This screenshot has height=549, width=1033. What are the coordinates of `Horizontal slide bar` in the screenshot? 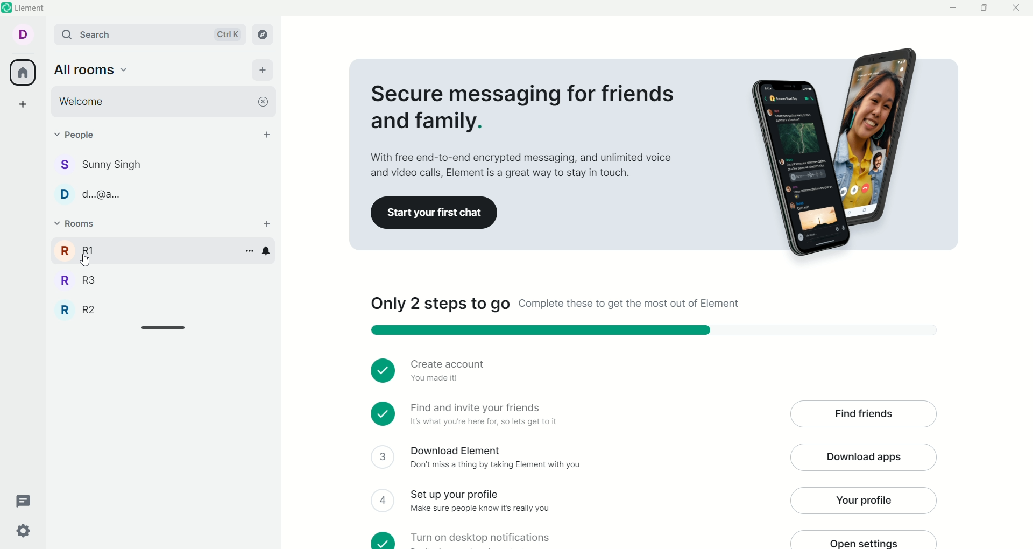 It's located at (163, 327).